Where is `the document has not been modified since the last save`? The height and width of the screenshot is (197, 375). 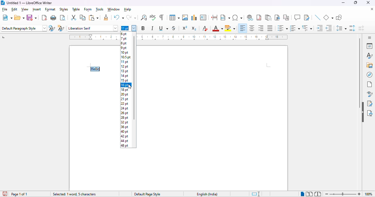
the document has not been modified since the last save is located at coordinates (4, 194).